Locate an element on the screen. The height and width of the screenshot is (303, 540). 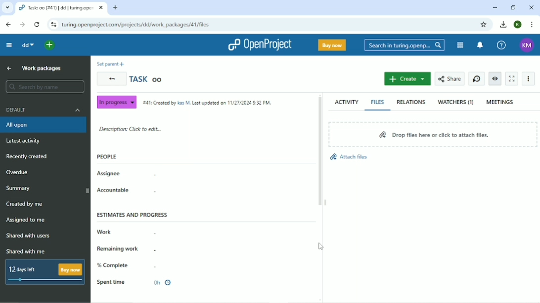
Recently created is located at coordinates (29, 157).